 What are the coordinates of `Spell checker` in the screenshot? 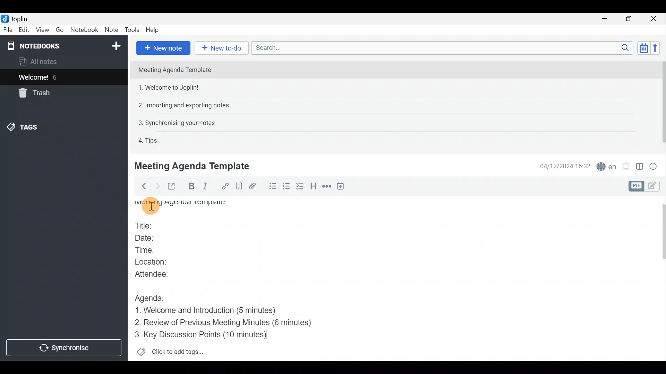 It's located at (607, 166).